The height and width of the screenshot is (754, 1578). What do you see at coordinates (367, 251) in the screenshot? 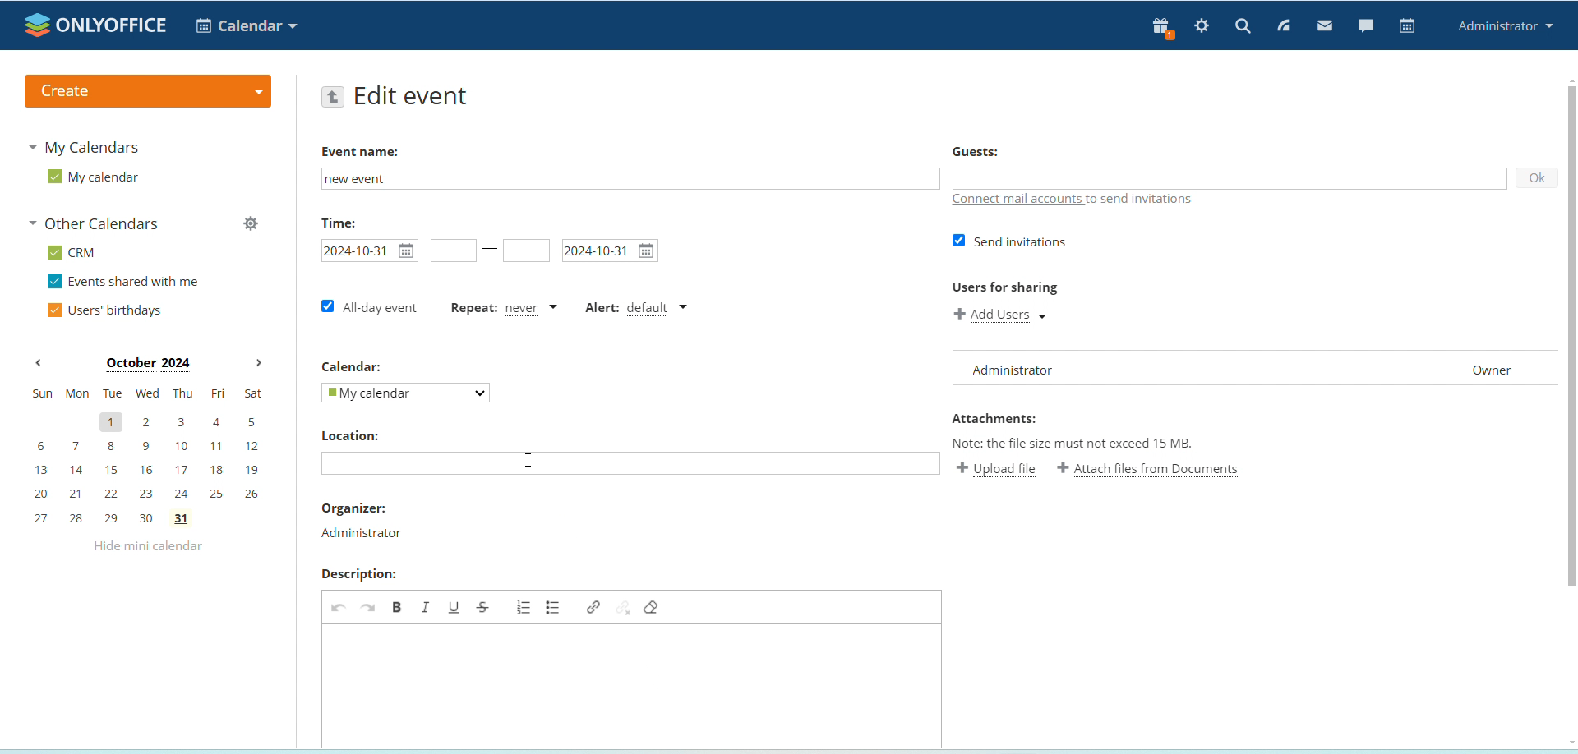
I see `event start time` at bounding box center [367, 251].